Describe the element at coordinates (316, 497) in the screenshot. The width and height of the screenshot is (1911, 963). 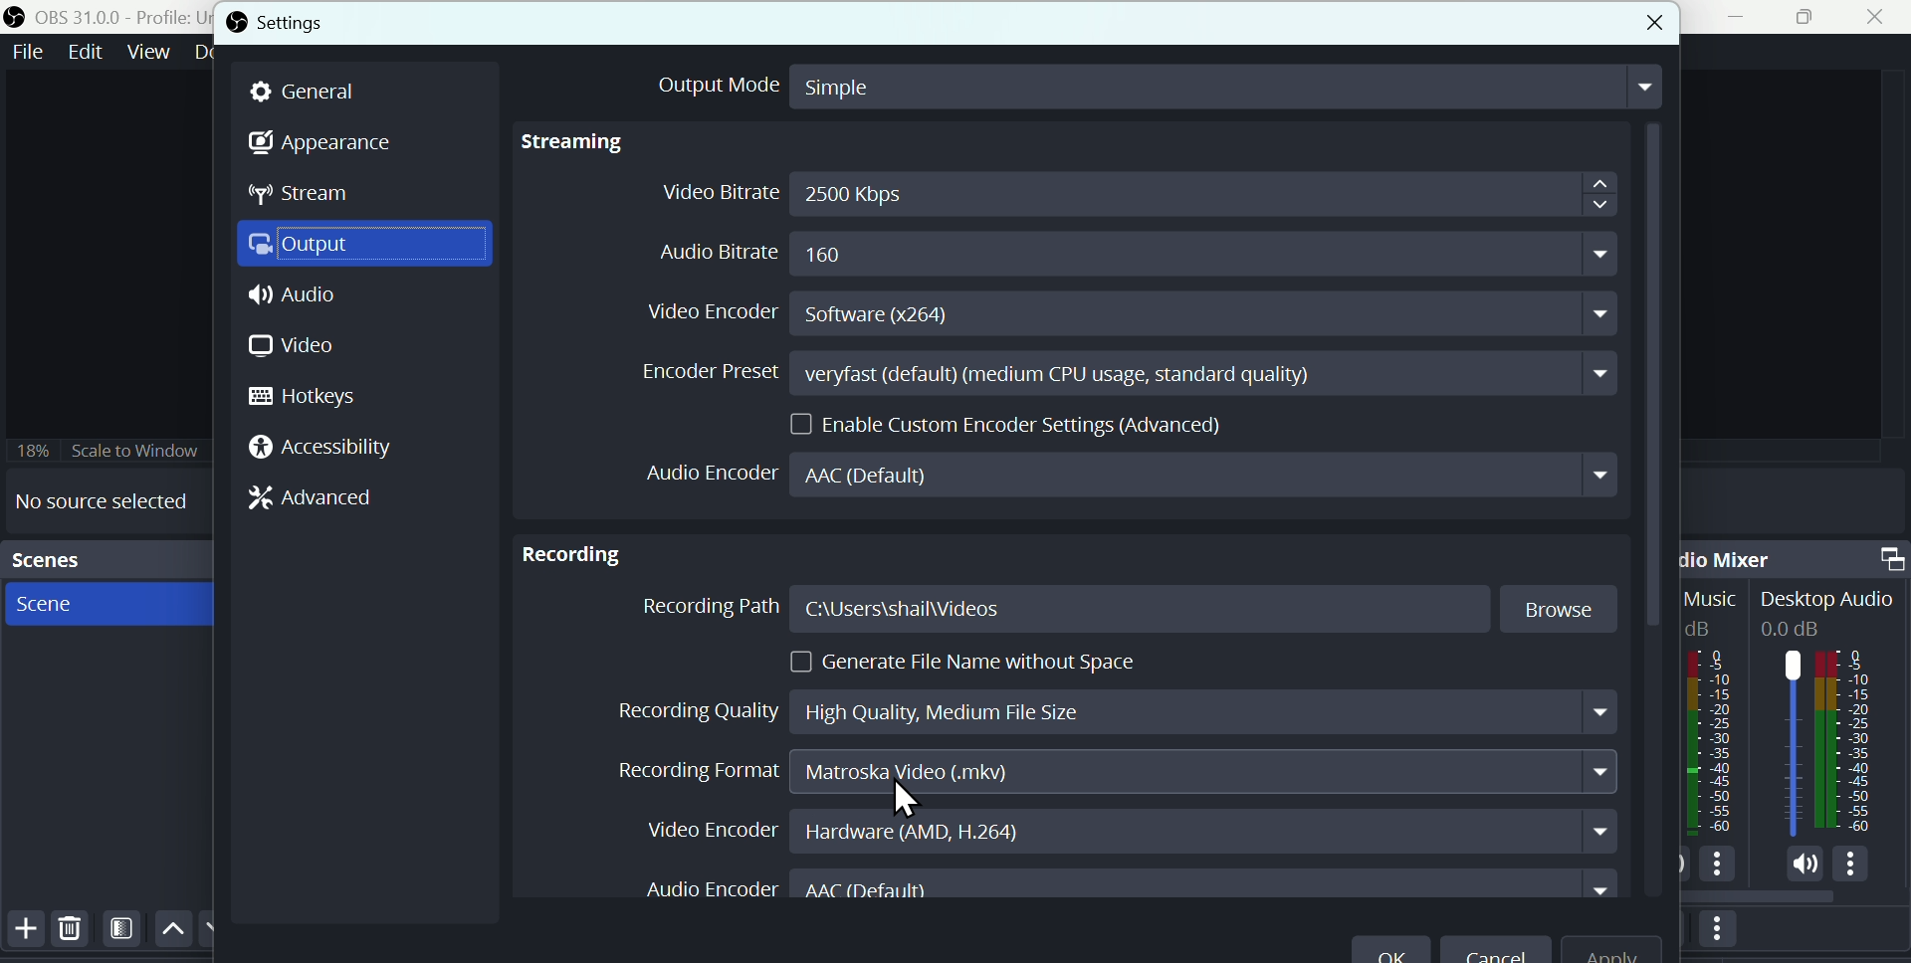
I see `Advanced` at that location.